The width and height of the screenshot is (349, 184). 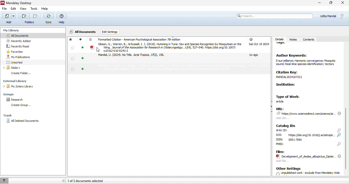 I want to click on trash, so click(x=11, y=115).